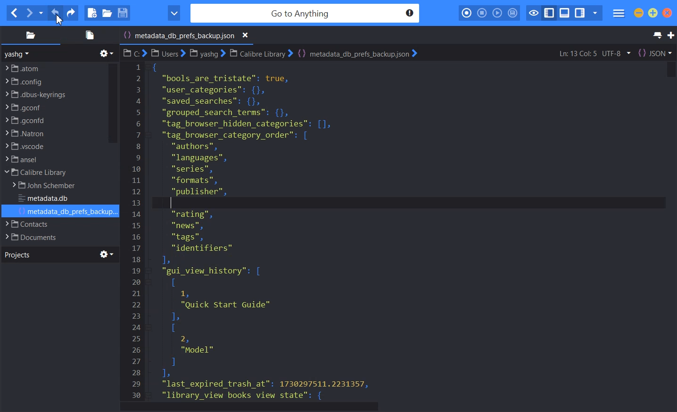  What do you see at coordinates (88, 35) in the screenshot?
I see `Open files` at bounding box center [88, 35].